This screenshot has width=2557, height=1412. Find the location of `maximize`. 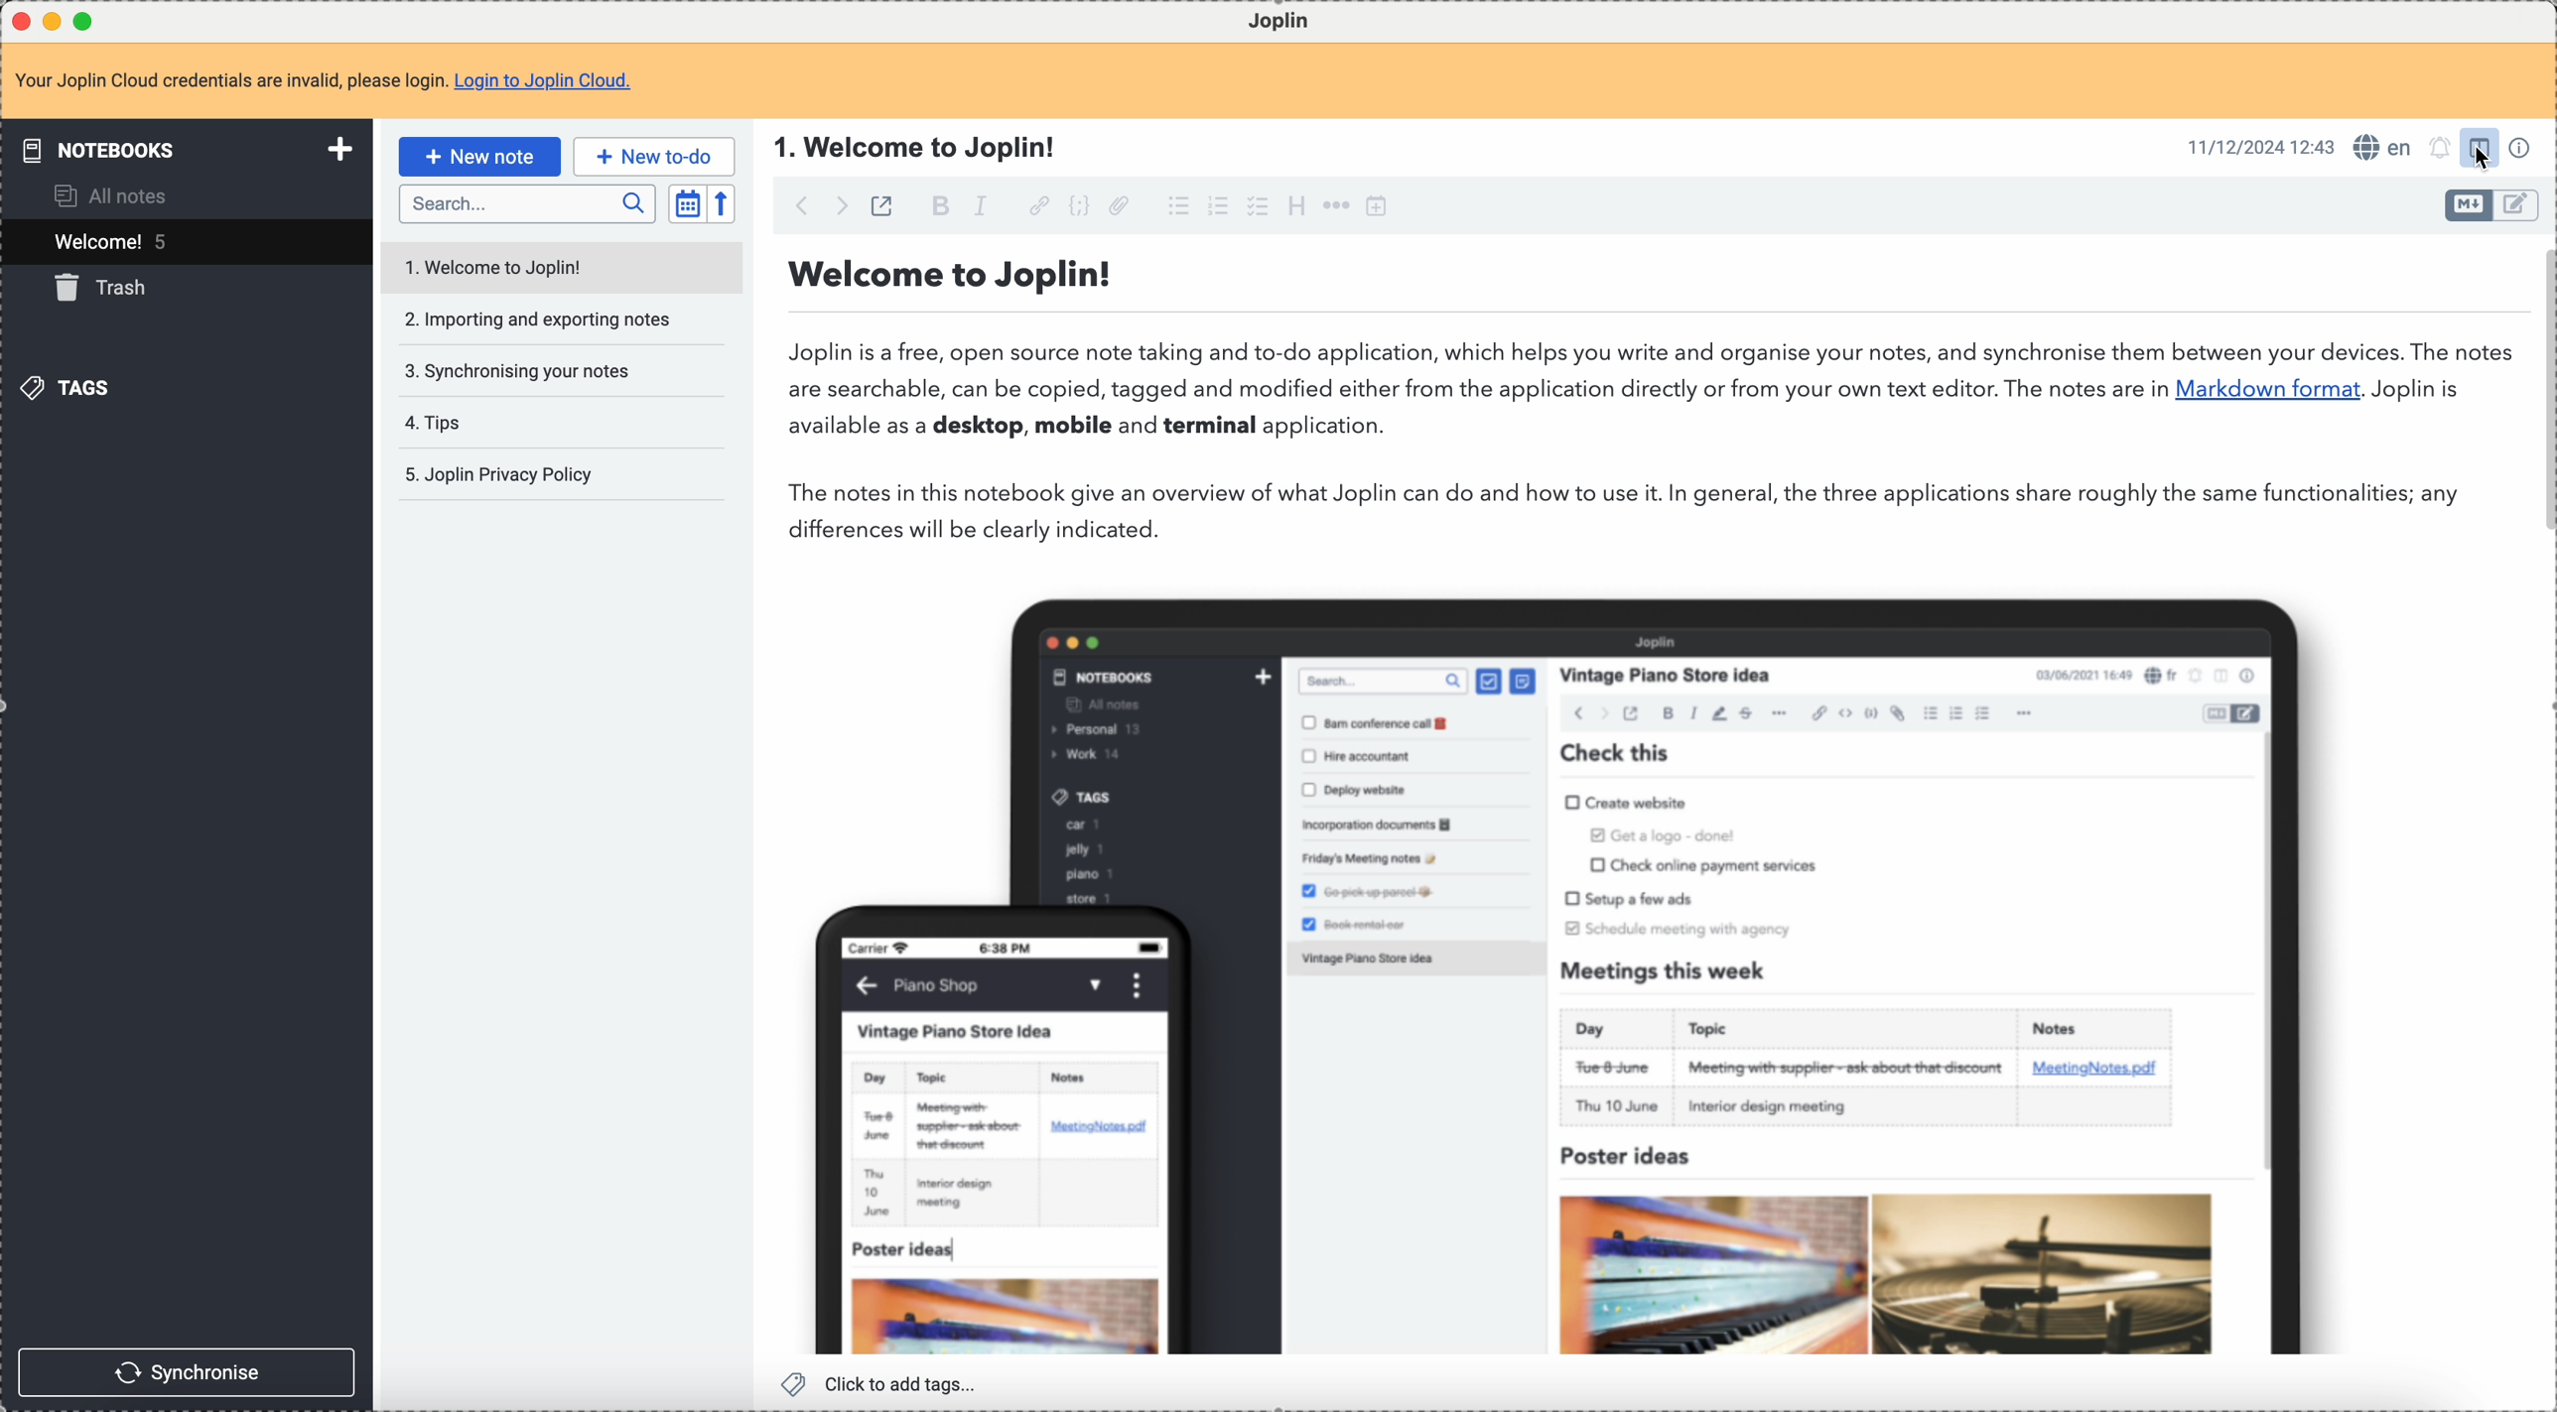

maximize is located at coordinates (87, 22).